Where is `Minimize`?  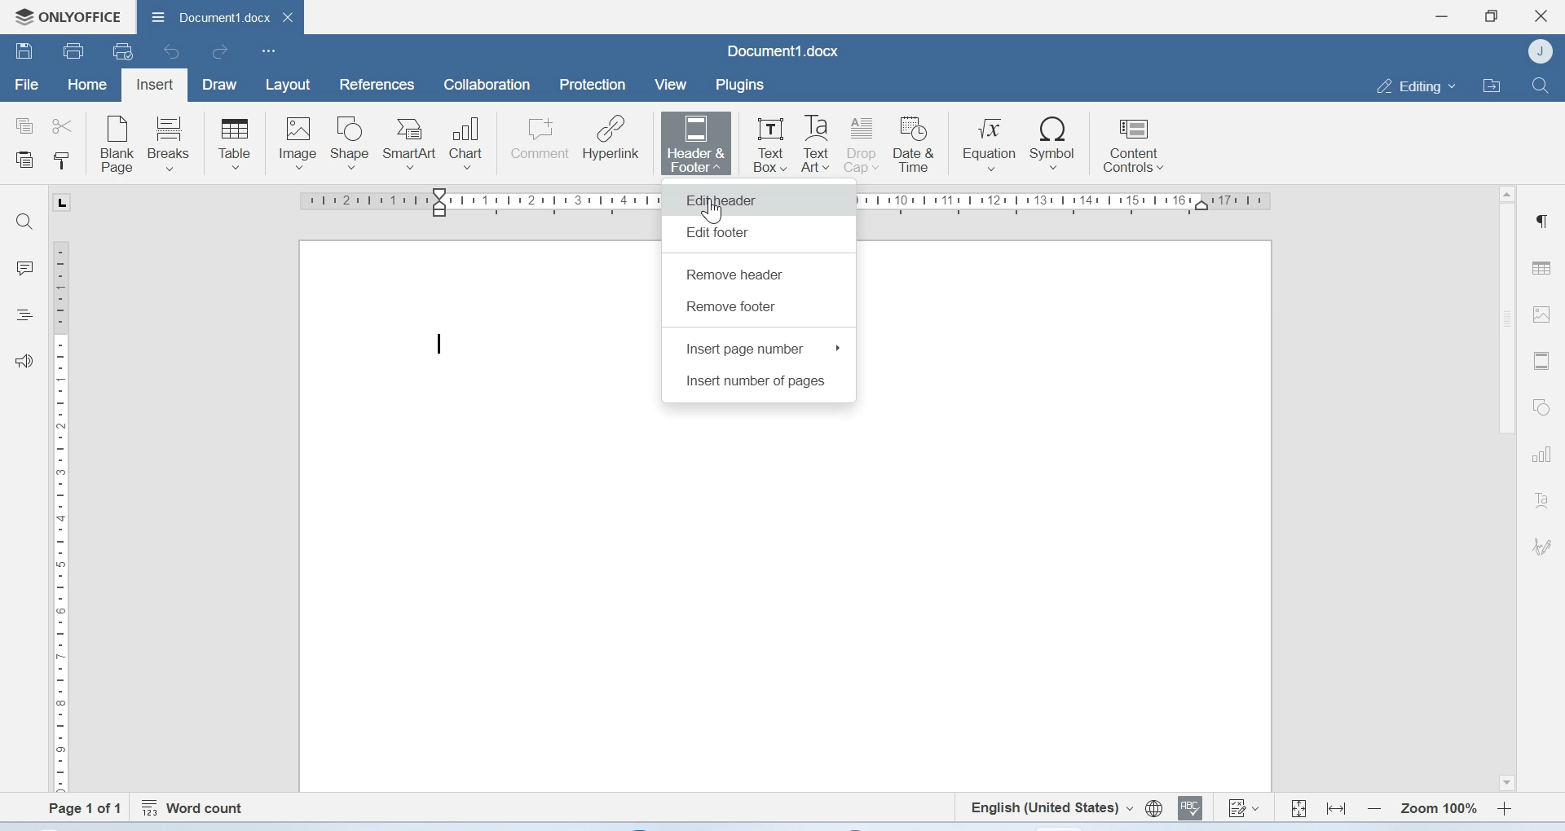
Minimize is located at coordinates (1442, 16).